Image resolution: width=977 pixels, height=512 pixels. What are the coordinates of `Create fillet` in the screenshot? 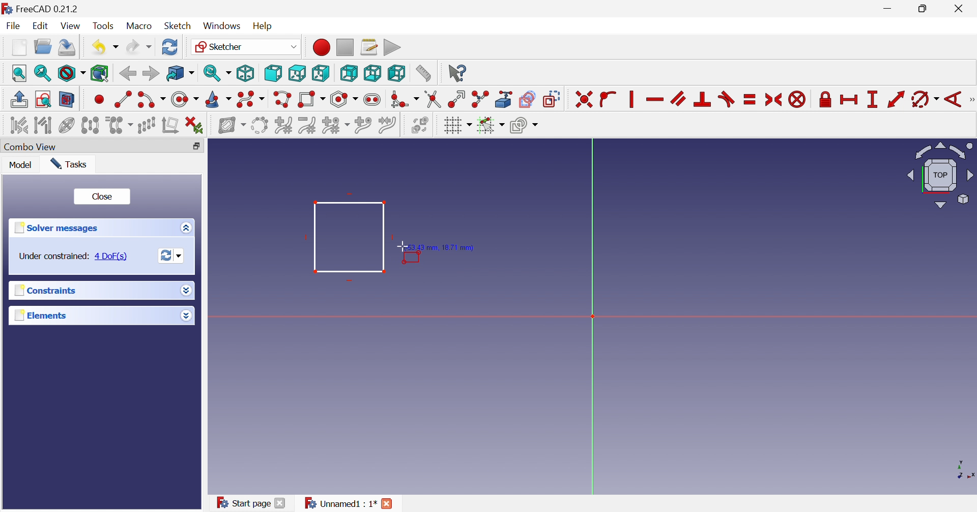 It's located at (404, 100).